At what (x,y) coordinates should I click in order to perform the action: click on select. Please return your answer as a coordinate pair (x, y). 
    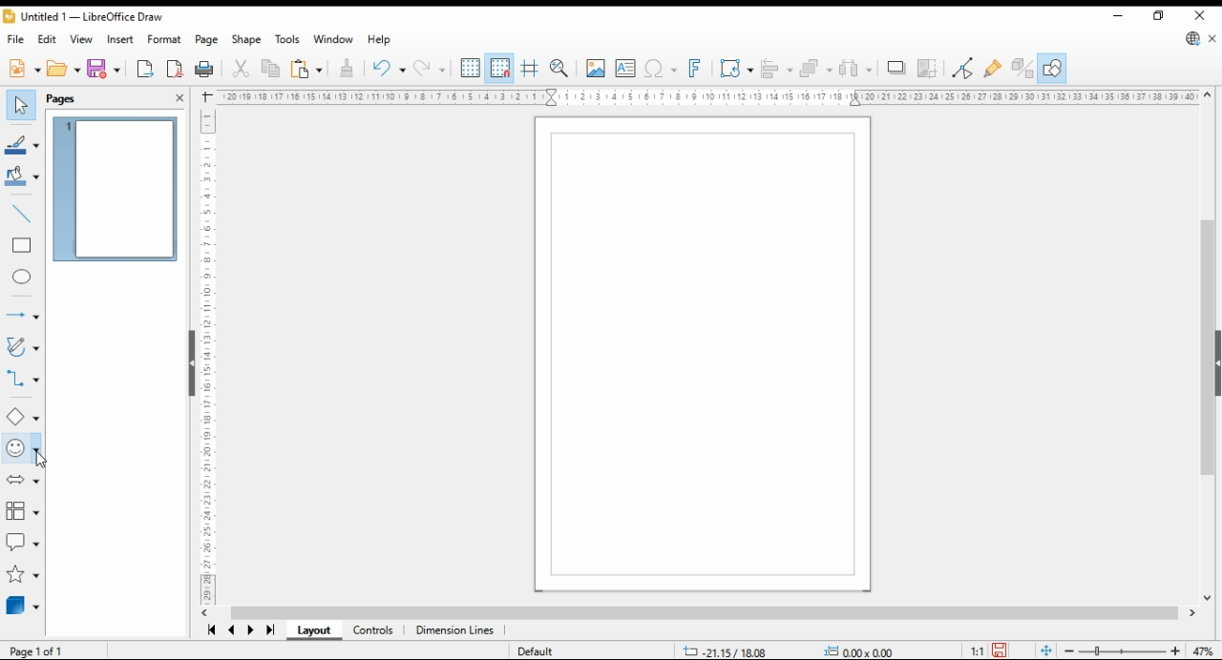
    Looking at the image, I should click on (21, 104).